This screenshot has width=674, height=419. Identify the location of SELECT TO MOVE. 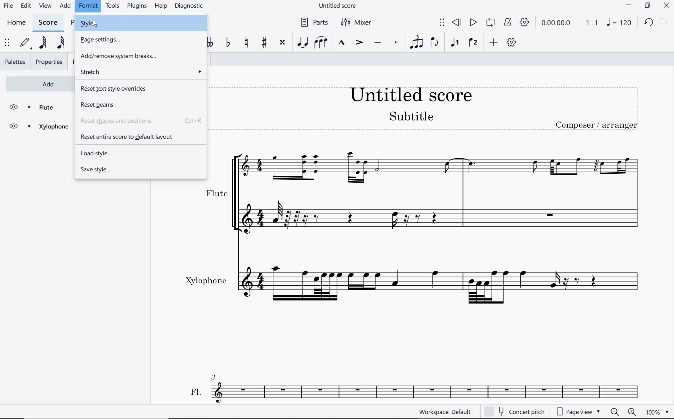
(442, 23).